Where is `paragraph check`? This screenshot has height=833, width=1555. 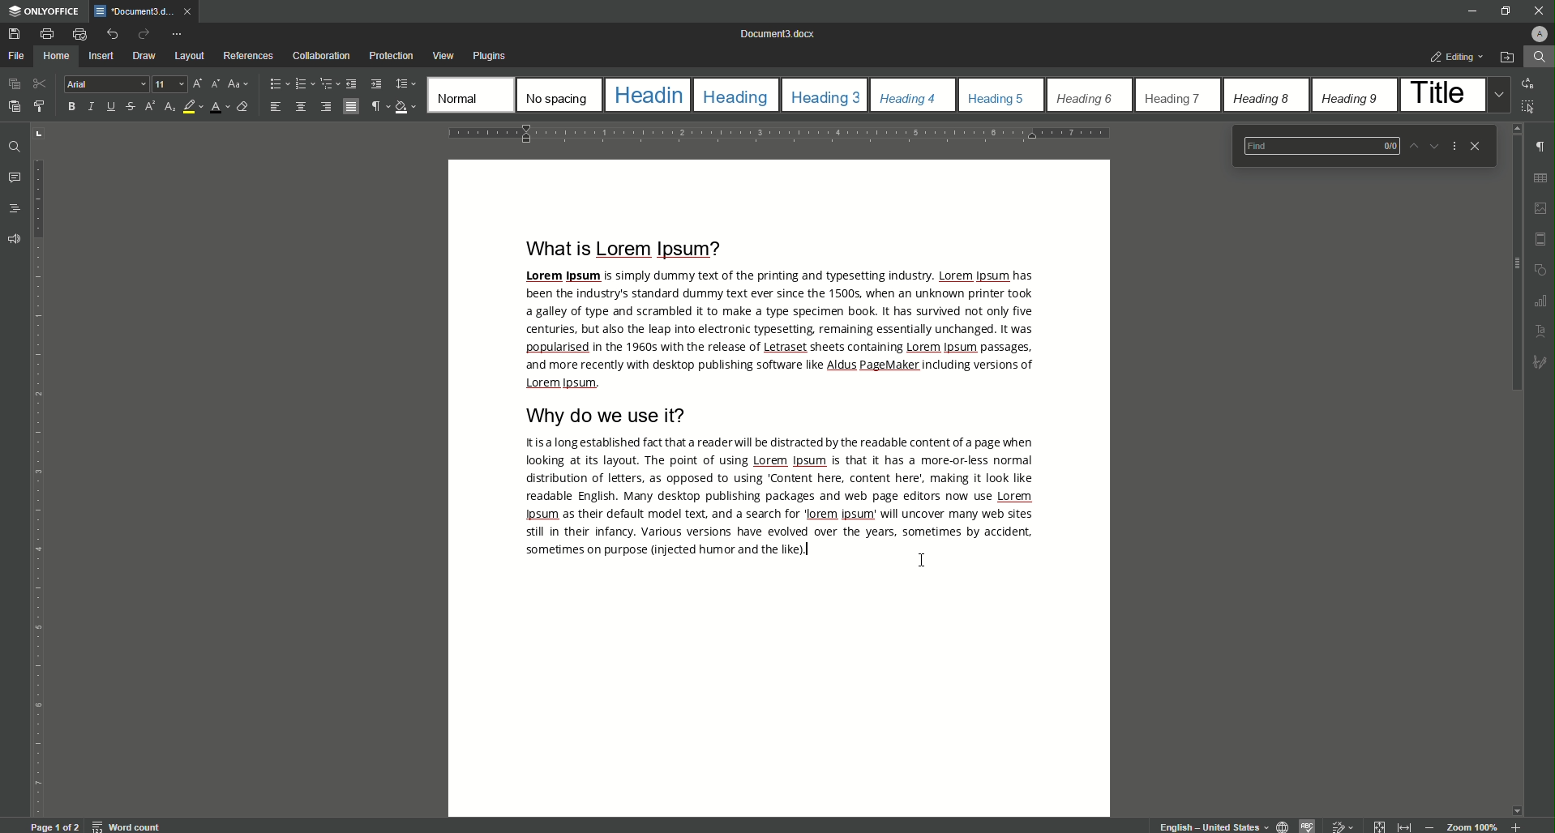 paragraph check is located at coordinates (1544, 143).